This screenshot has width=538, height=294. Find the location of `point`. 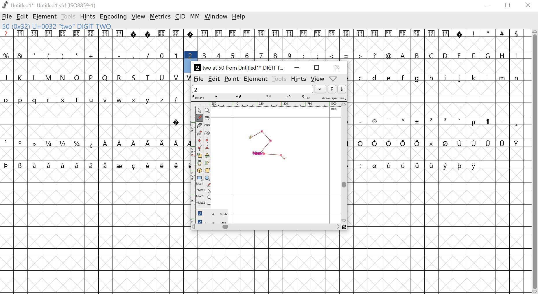

point is located at coordinates (231, 79).